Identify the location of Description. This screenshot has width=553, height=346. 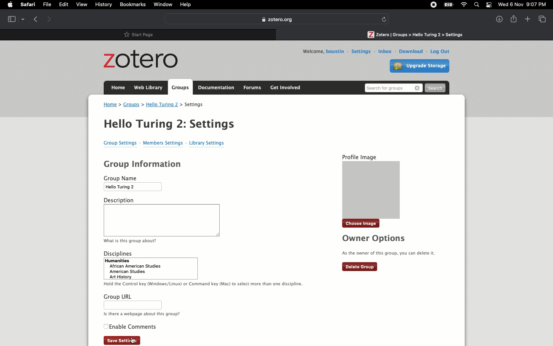
(162, 220).